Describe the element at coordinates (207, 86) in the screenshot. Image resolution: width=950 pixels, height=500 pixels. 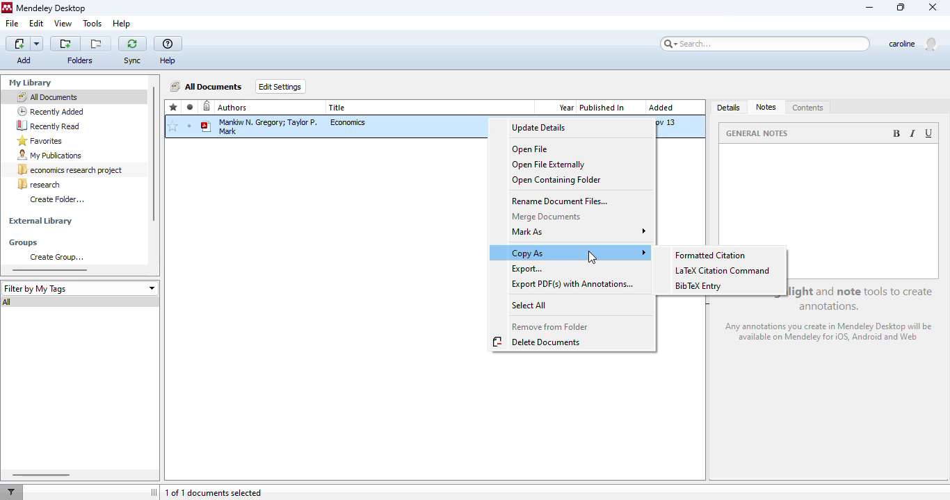
I see `all documents` at that location.